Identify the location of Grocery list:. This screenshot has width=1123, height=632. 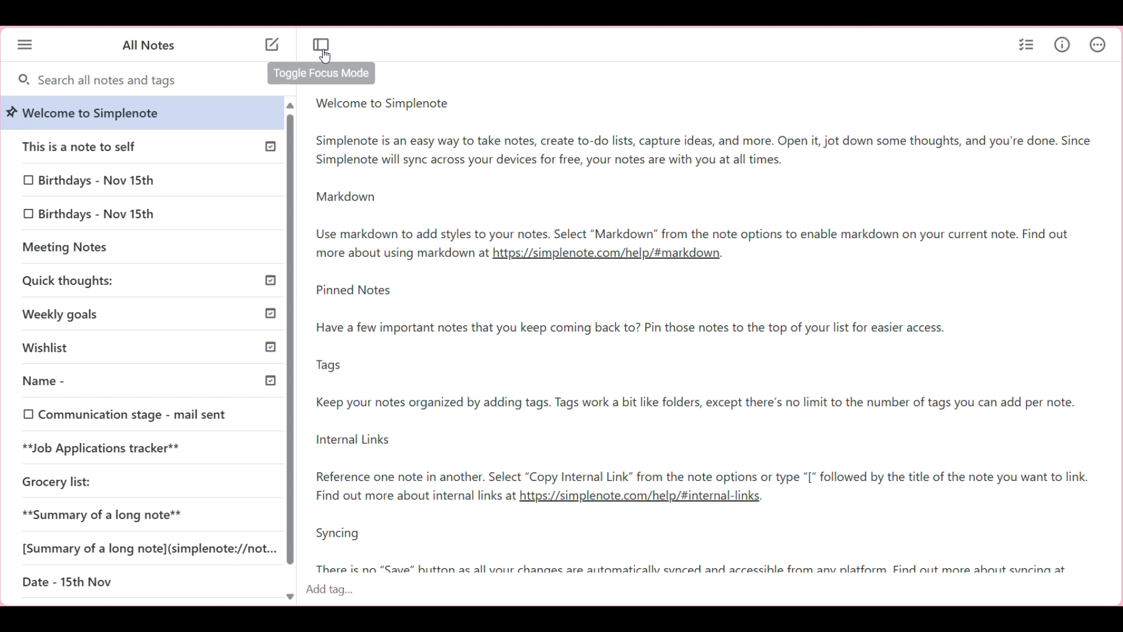
(50, 480).